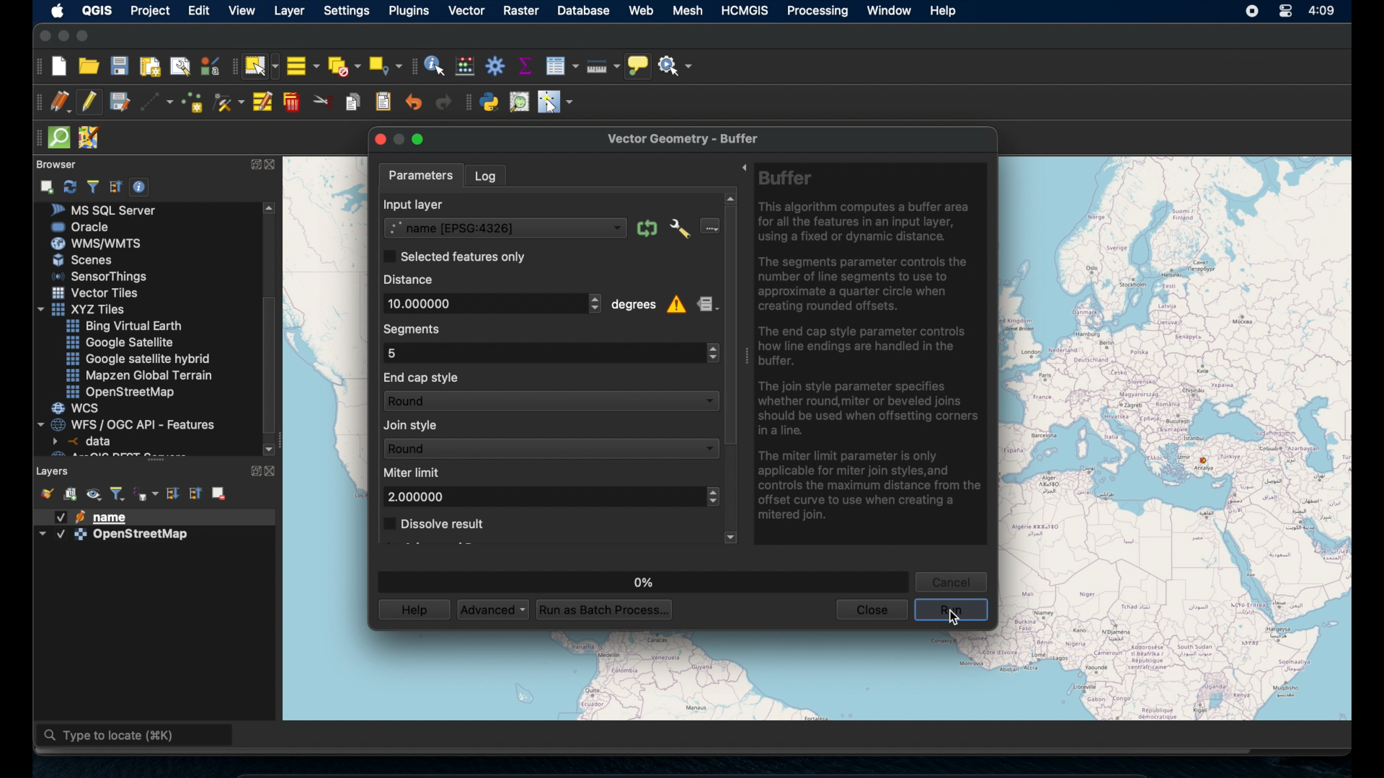  What do you see at coordinates (271, 207) in the screenshot?
I see `scroll up arrow` at bounding box center [271, 207].